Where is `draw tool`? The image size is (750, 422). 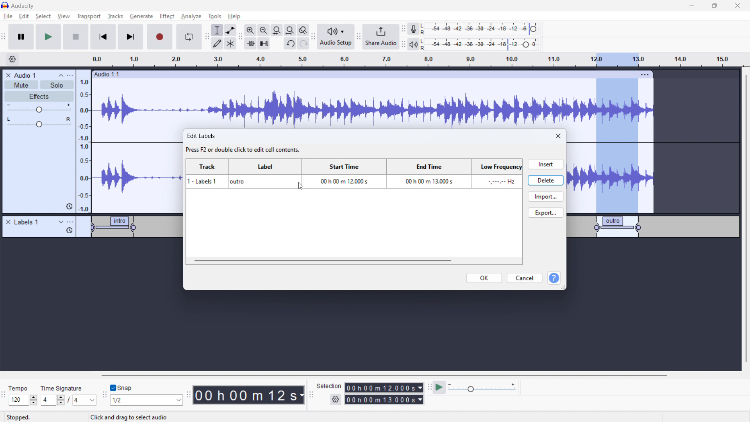 draw tool is located at coordinates (217, 43).